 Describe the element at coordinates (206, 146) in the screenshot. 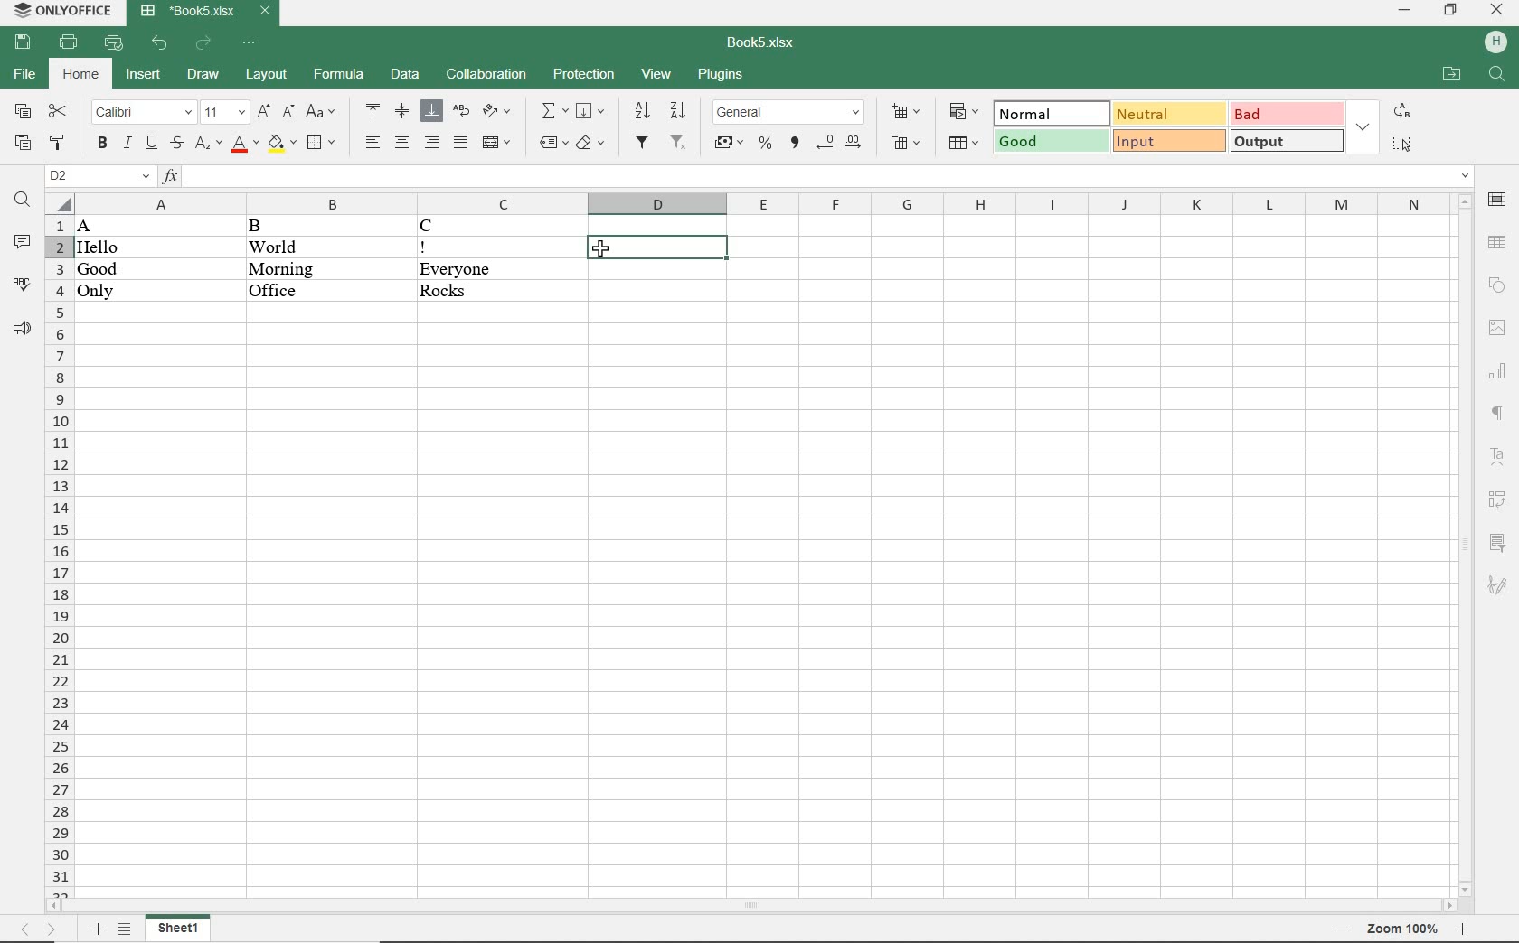

I see `subscript/superscript` at that location.